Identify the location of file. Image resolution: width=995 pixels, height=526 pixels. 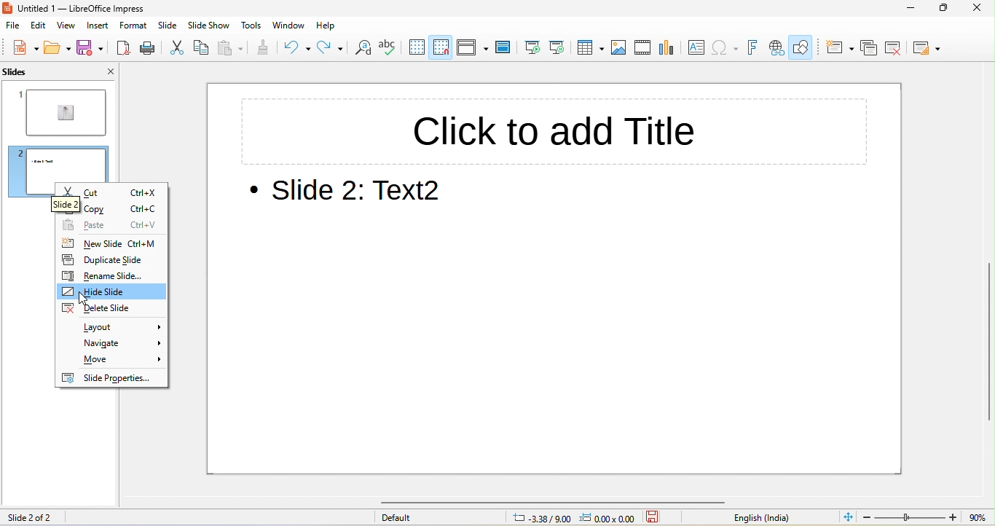
(12, 26).